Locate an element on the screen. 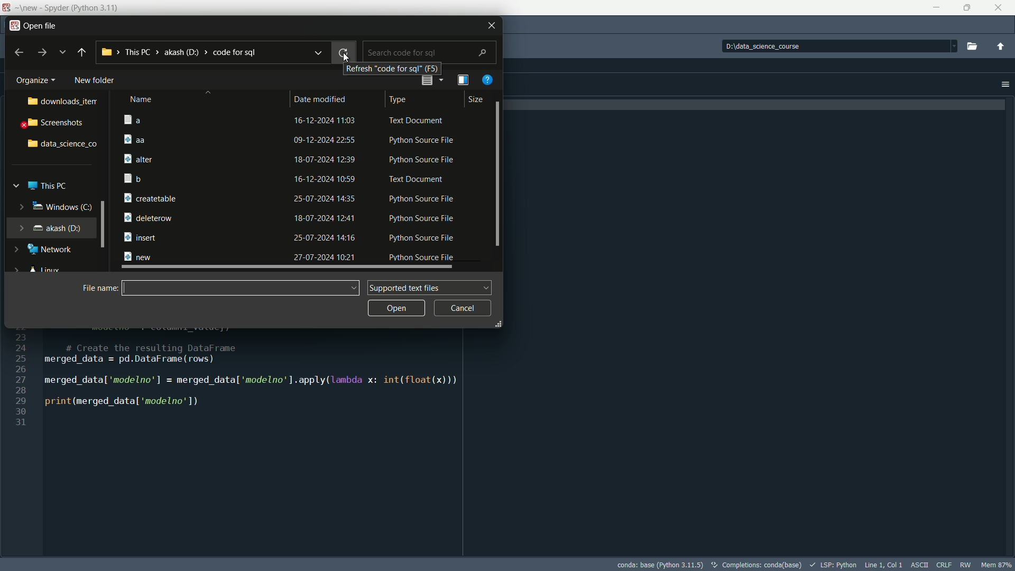  previous locations is located at coordinates (62, 52).